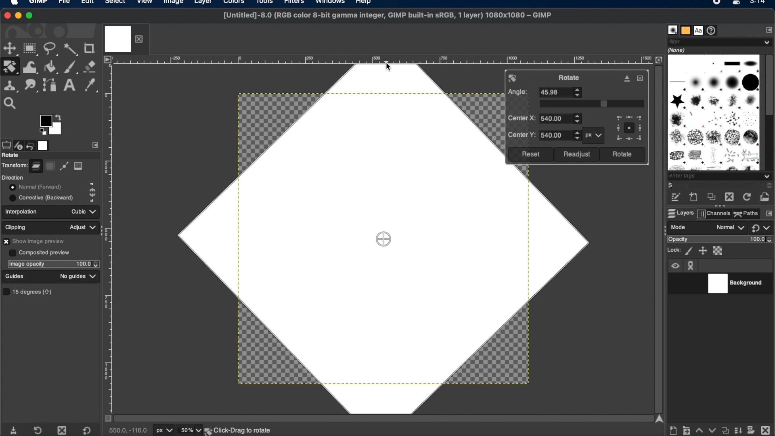 The image size is (775, 436). I want to click on lock, so click(673, 250).